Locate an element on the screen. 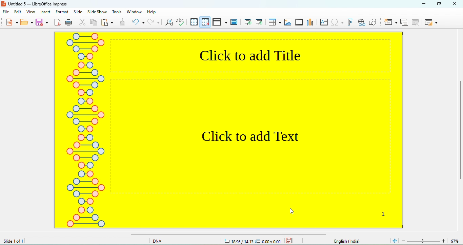 This screenshot has width=463, height=245. save is located at coordinates (43, 22).